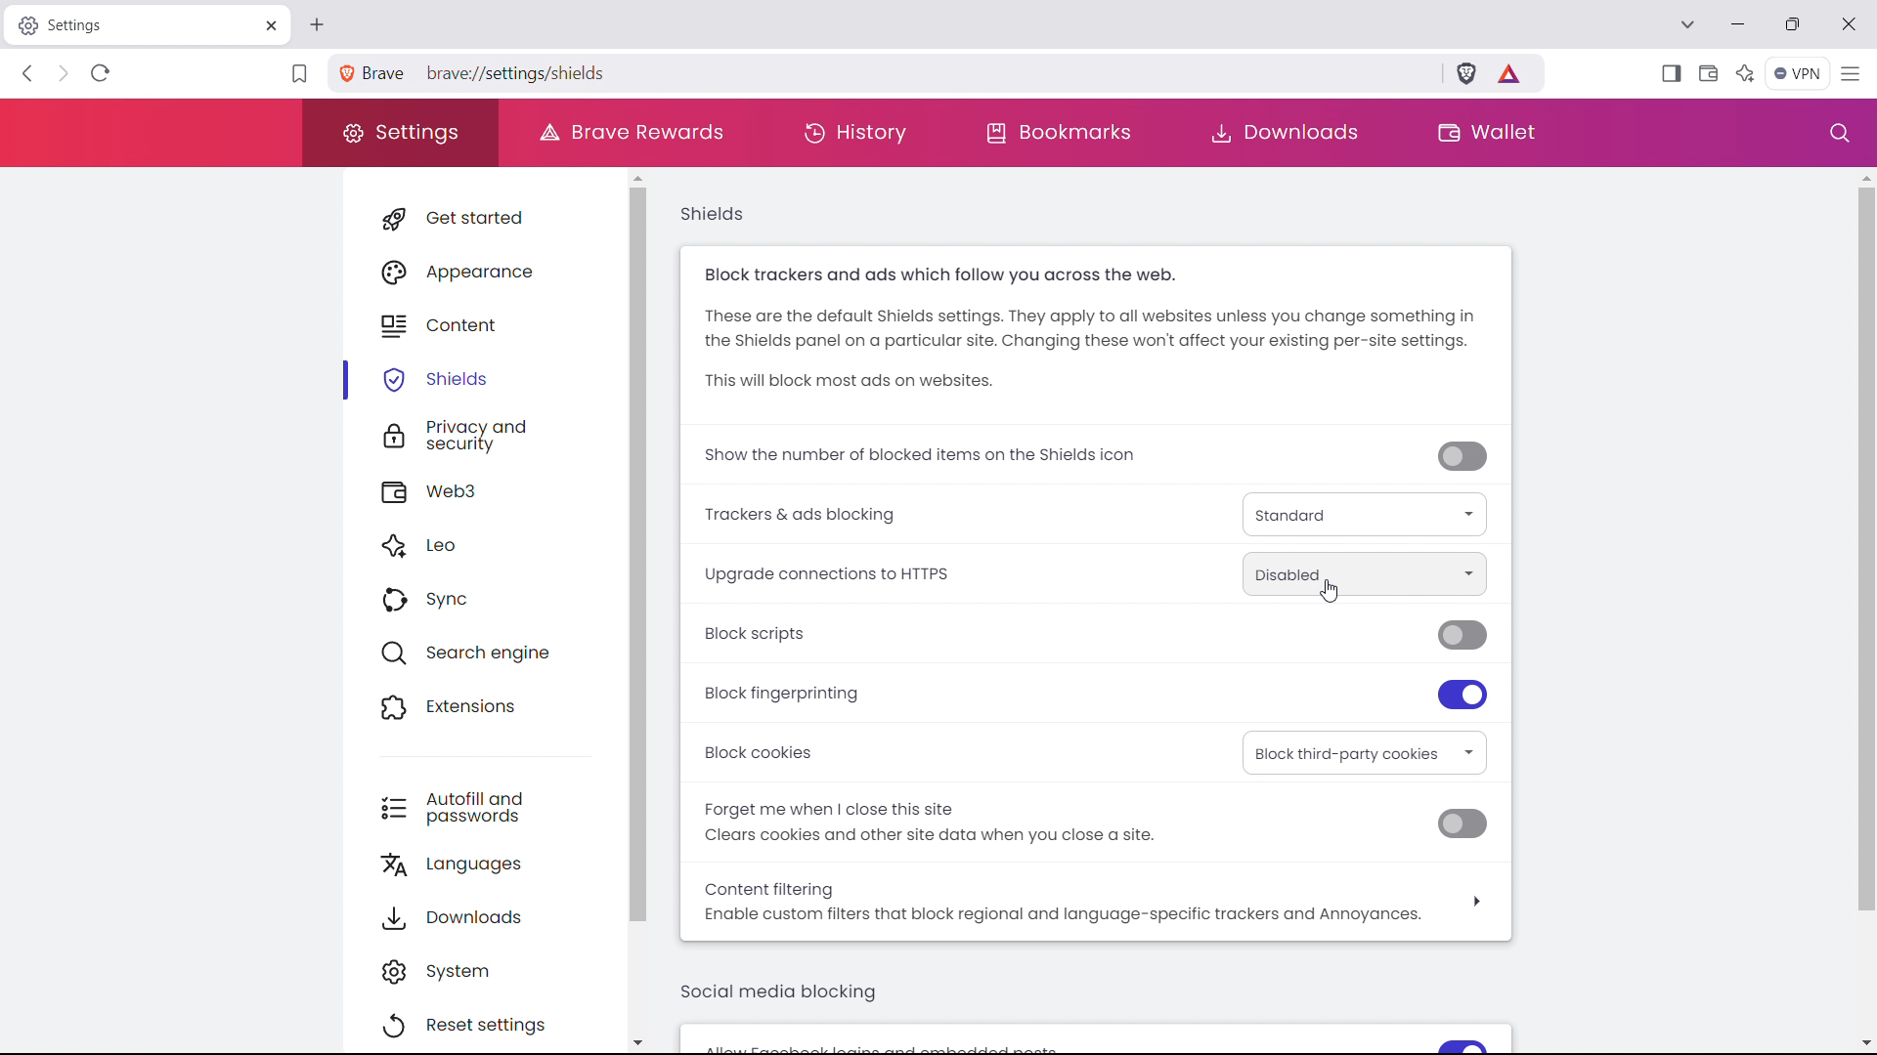 The width and height of the screenshot is (1877, 1055). Describe the element at coordinates (299, 74) in the screenshot. I see `bookmark this tab` at that location.